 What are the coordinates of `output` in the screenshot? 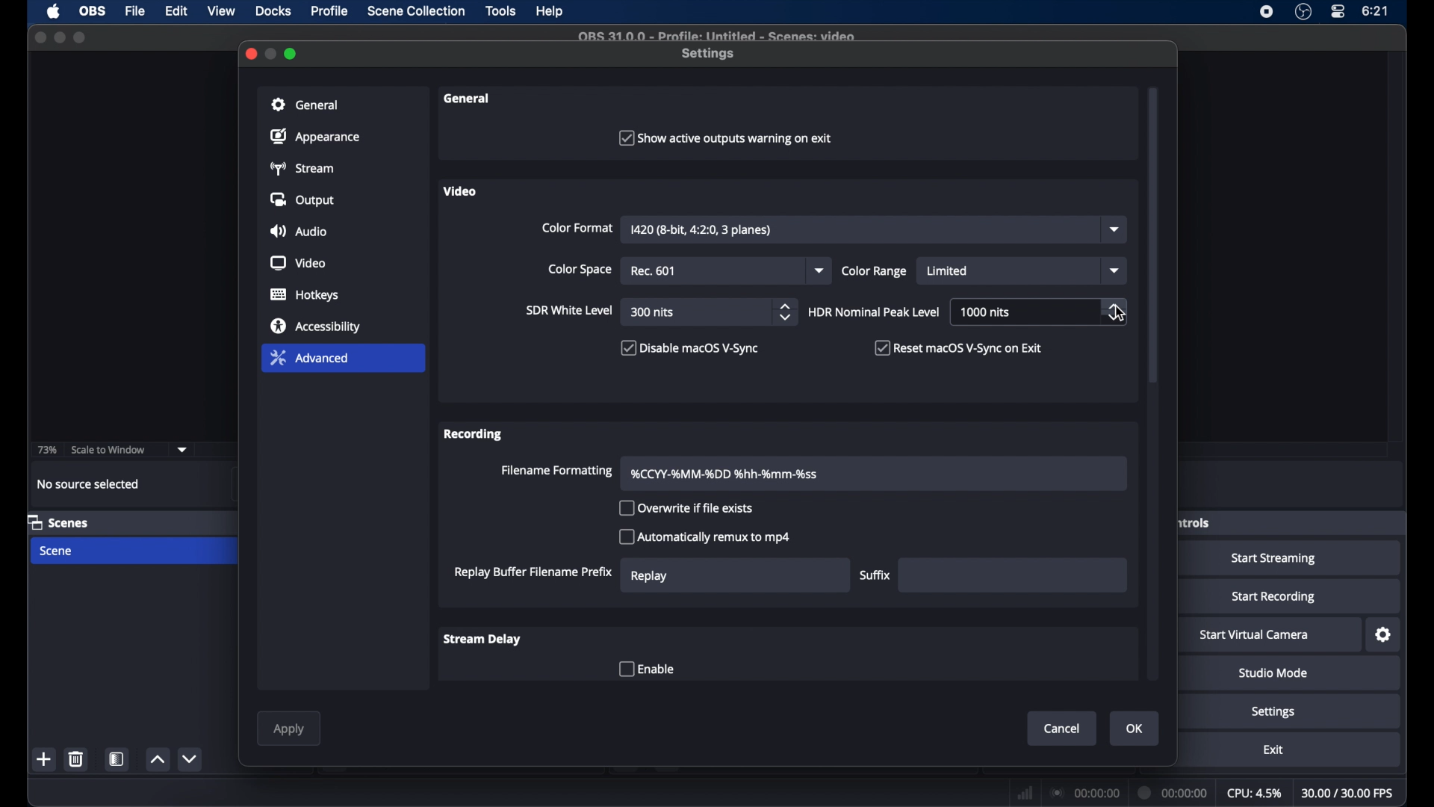 It's located at (300, 199).